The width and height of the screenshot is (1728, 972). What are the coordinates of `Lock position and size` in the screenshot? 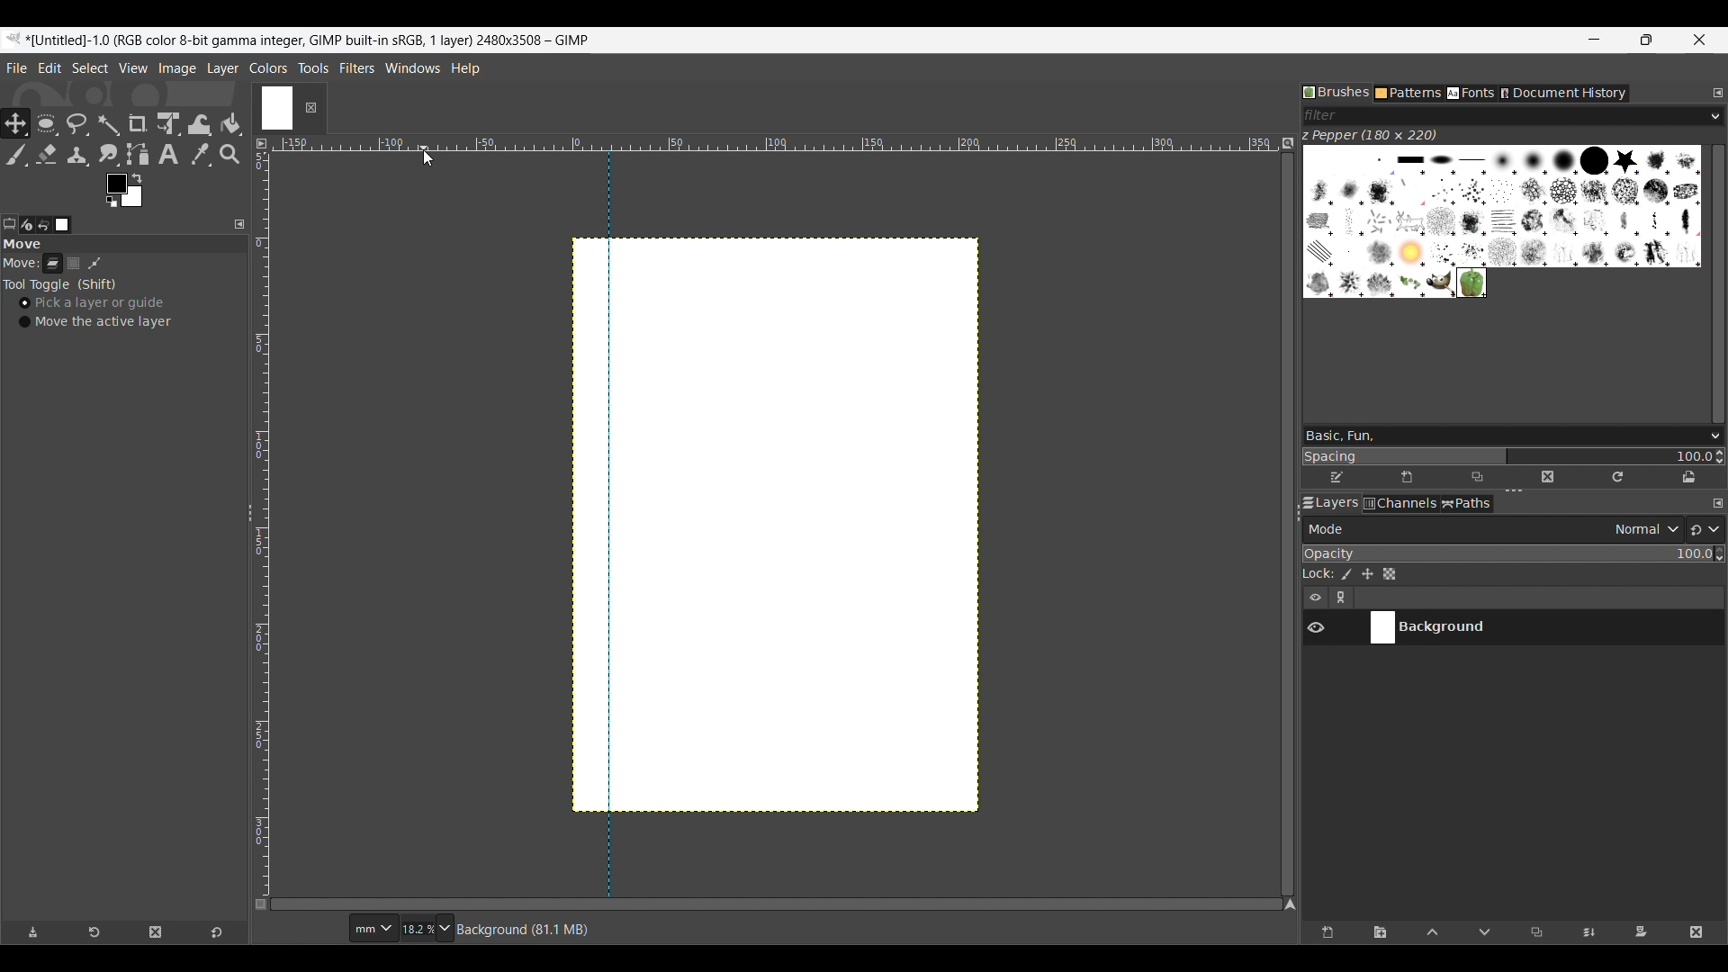 It's located at (1367, 574).